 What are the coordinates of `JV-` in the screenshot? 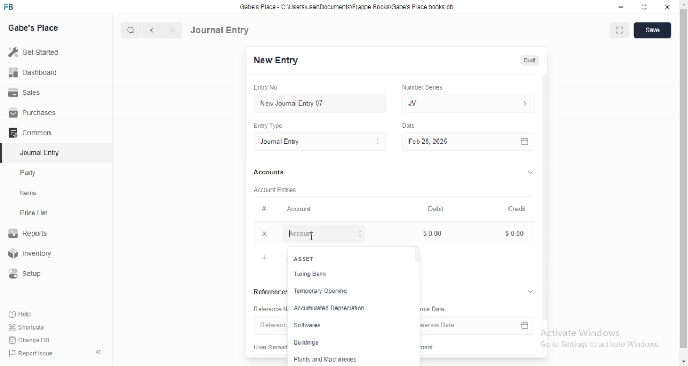 It's located at (472, 104).